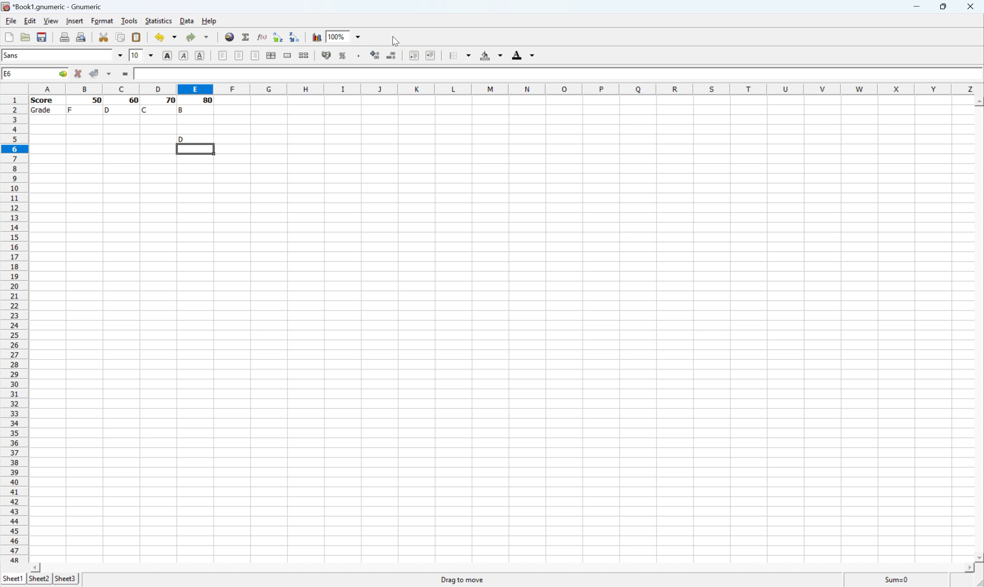 The width and height of the screenshot is (984, 587). What do you see at coordinates (133, 56) in the screenshot?
I see `10` at bounding box center [133, 56].